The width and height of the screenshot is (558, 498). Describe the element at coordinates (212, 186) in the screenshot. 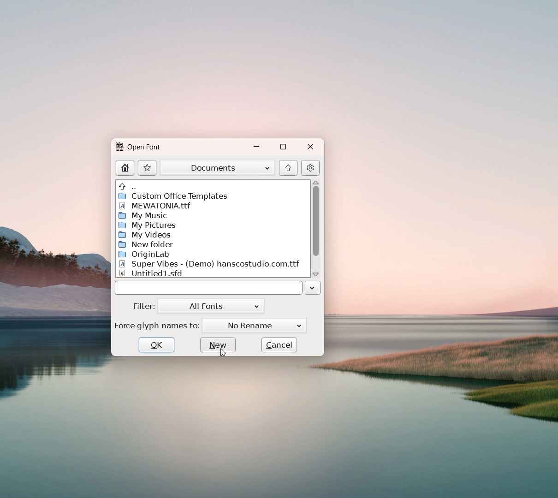

I see `double click to go to previous folder` at that location.